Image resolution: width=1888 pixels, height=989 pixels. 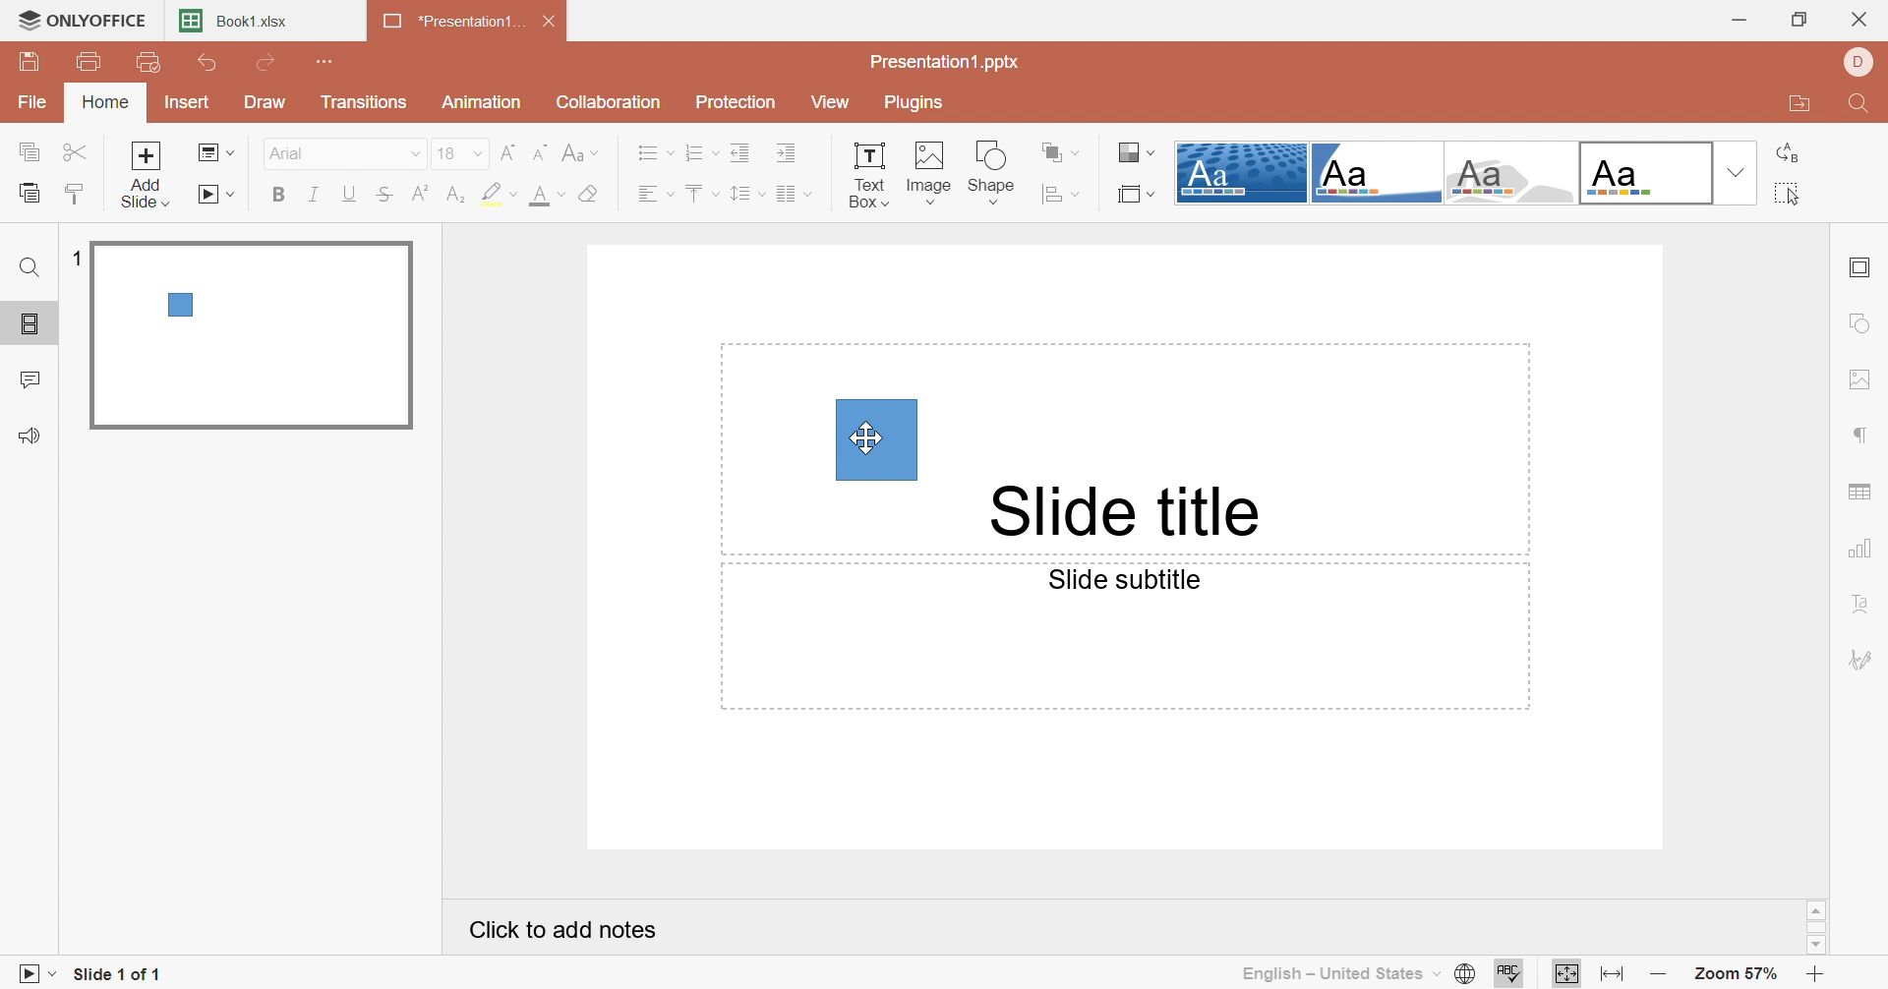 I want to click on Increment font size, so click(x=510, y=151).